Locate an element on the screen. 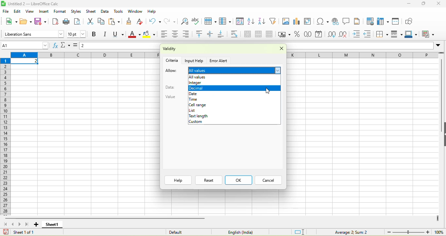 This screenshot has height=236, width=446. clear directly formatting is located at coordinates (141, 22).